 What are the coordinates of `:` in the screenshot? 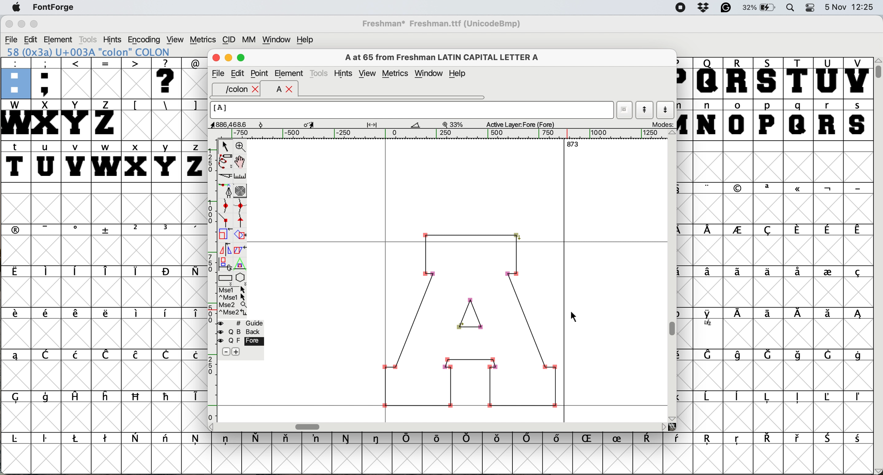 It's located at (15, 77).